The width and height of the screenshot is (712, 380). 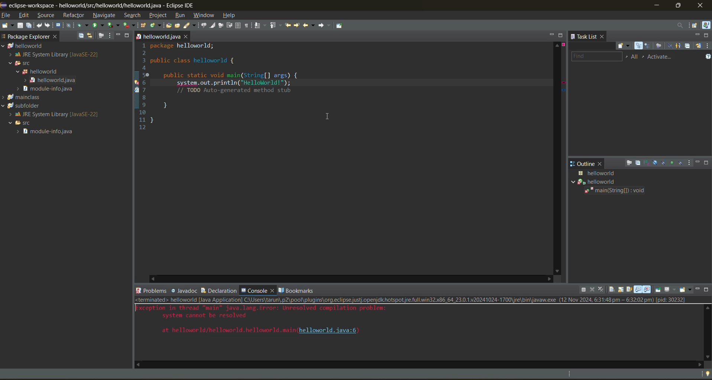 What do you see at coordinates (232, 17) in the screenshot?
I see `help` at bounding box center [232, 17].